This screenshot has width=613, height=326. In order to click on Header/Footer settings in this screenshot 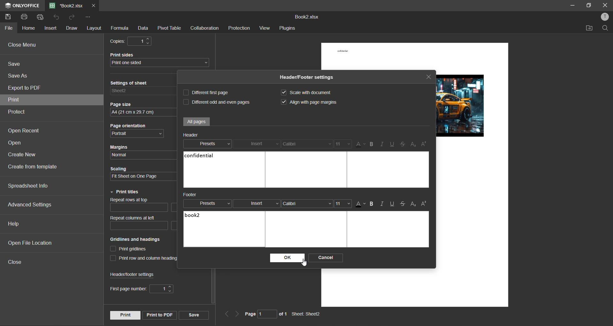, I will do `click(306, 77)`.